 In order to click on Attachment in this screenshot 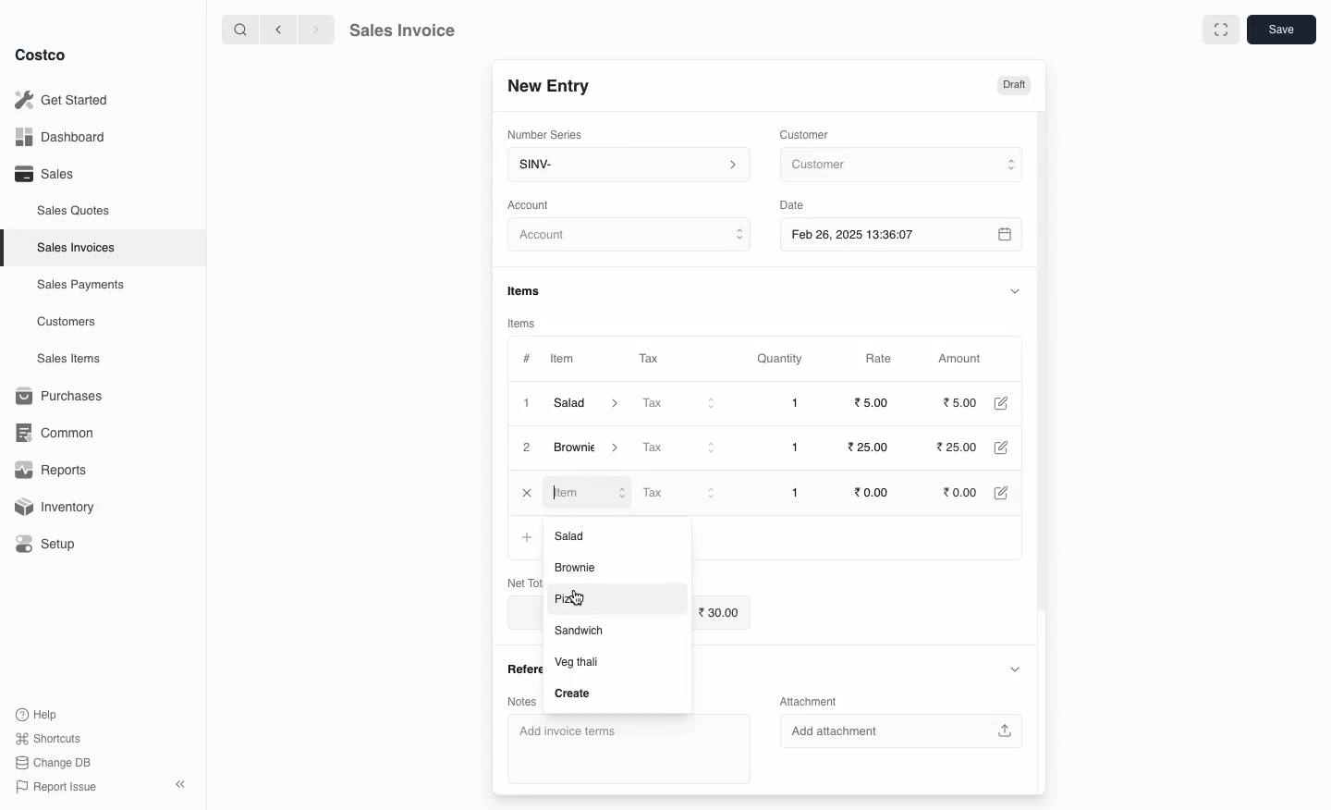, I will do `click(810, 703)`.